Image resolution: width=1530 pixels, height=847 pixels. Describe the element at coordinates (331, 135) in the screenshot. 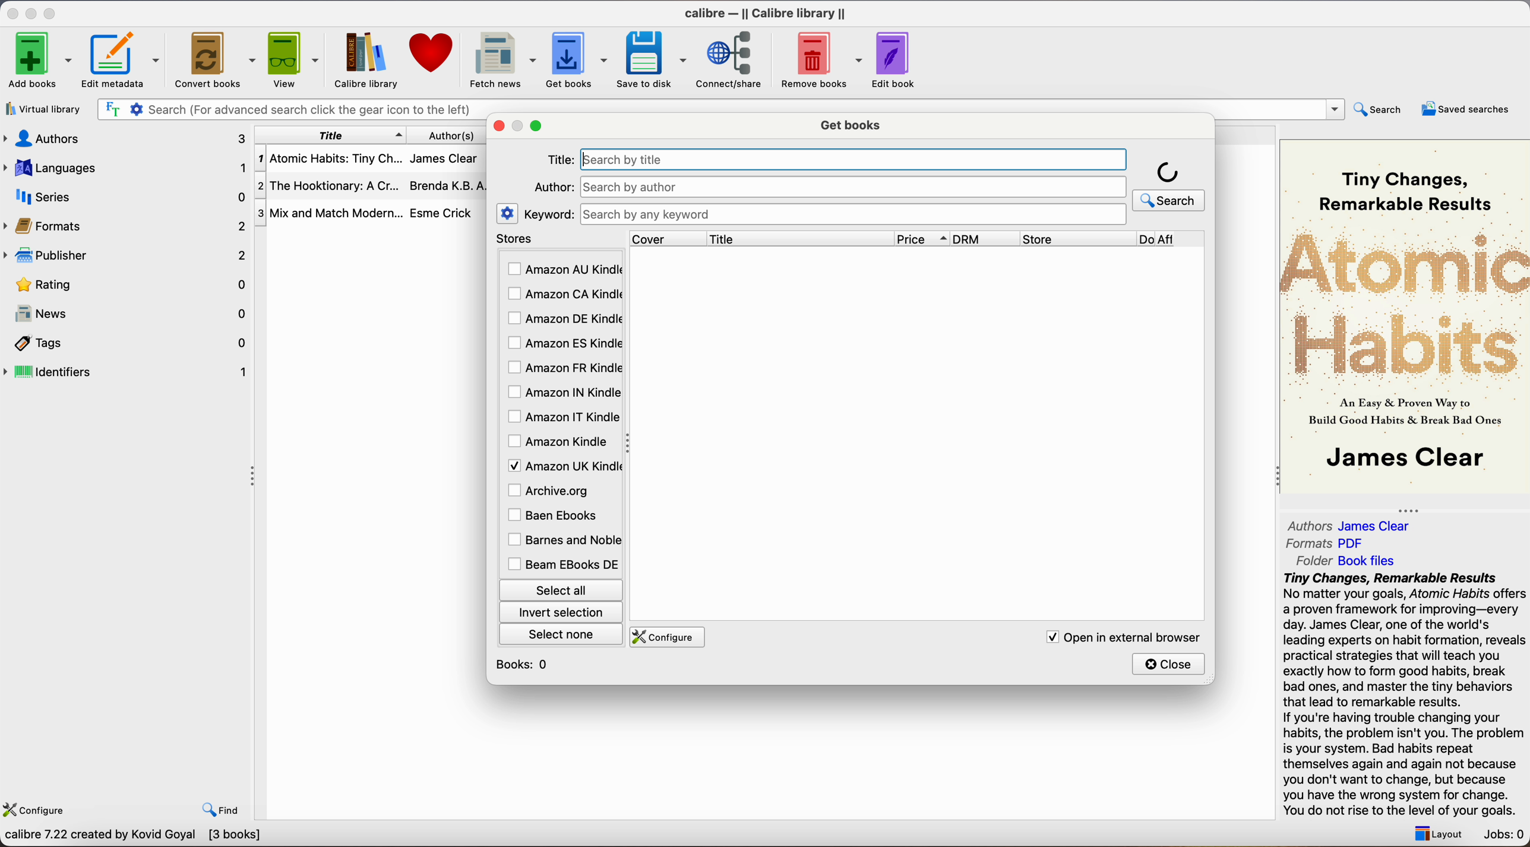

I see `title` at that location.